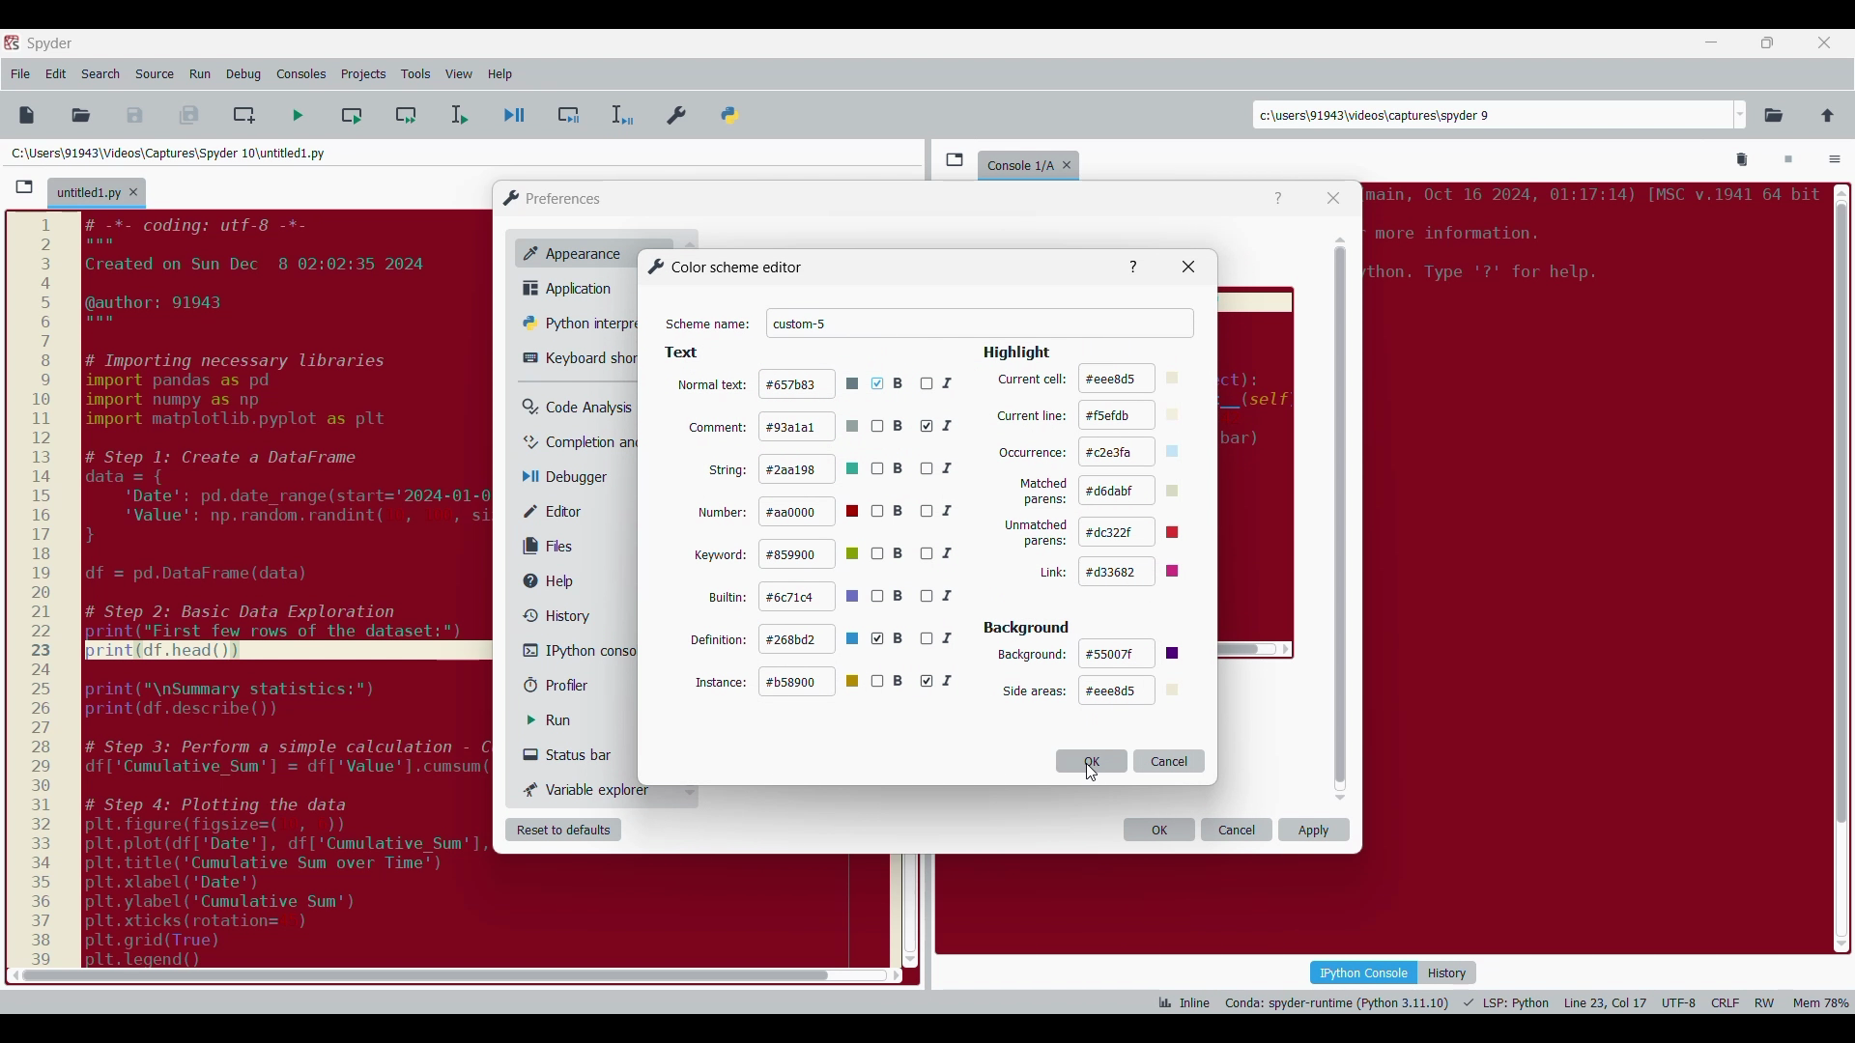 The width and height of the screenshot is (1855, 1043). What do you see at coordinates (1130, 691) in the screenshot?
I see `#eee8d5` at bounding box center [1130, 691].